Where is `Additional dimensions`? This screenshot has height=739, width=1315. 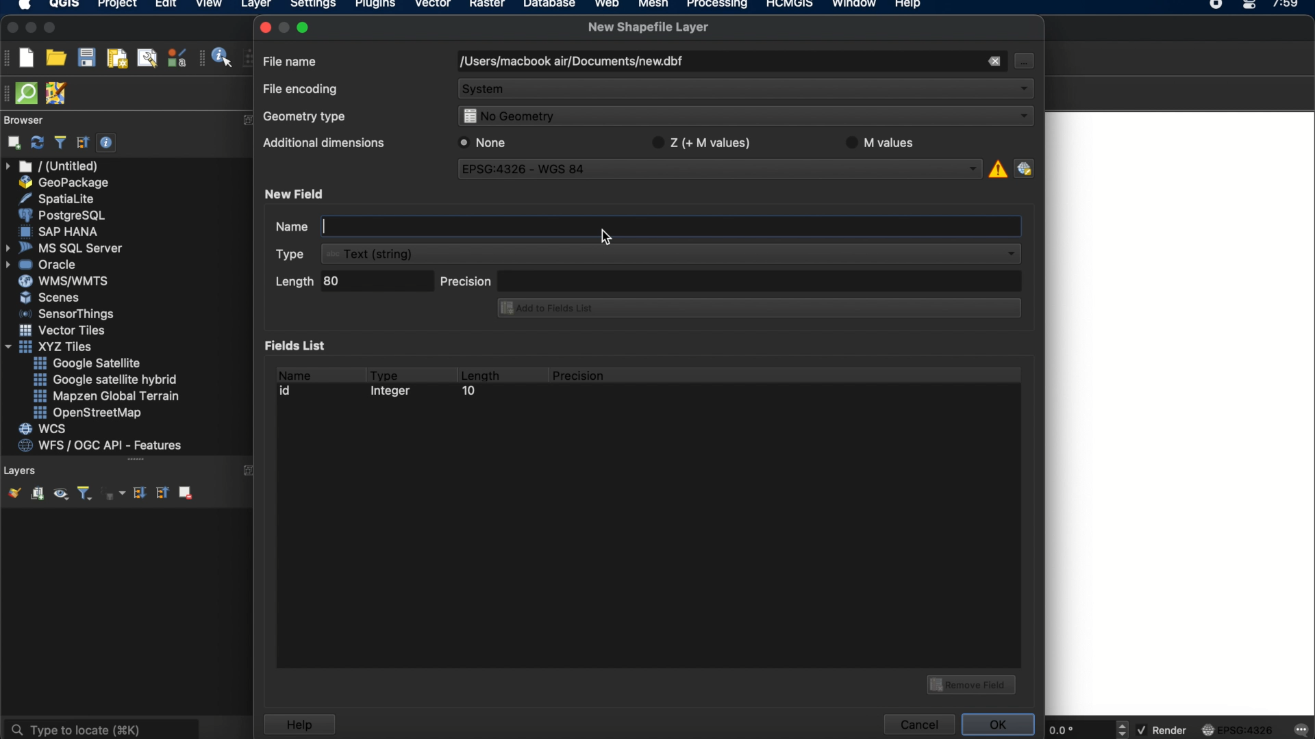
Additional dimensions is located at coordinates (321, 145).